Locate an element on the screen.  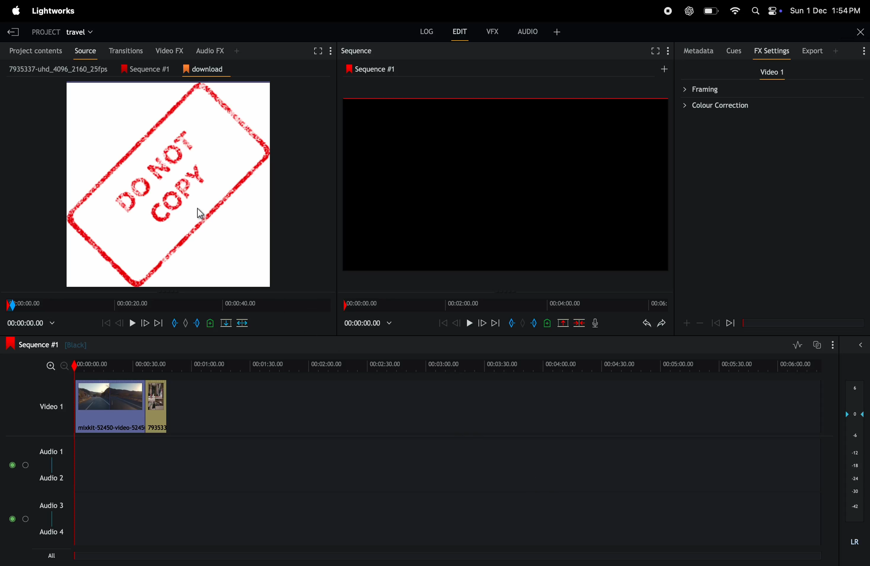
zoom in zoom out is located at coordinates (700, 322).